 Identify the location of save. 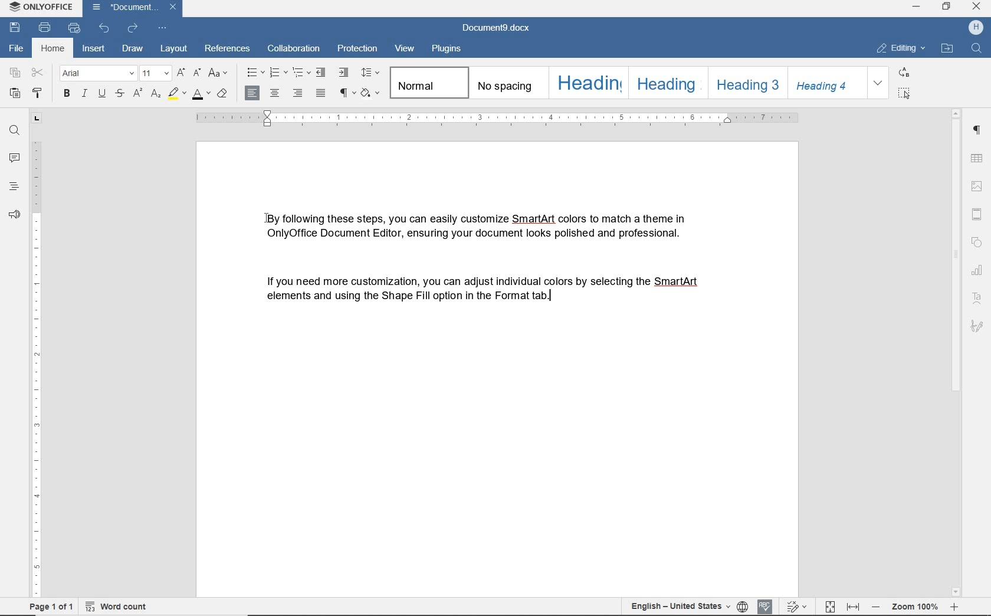
(15, 27).